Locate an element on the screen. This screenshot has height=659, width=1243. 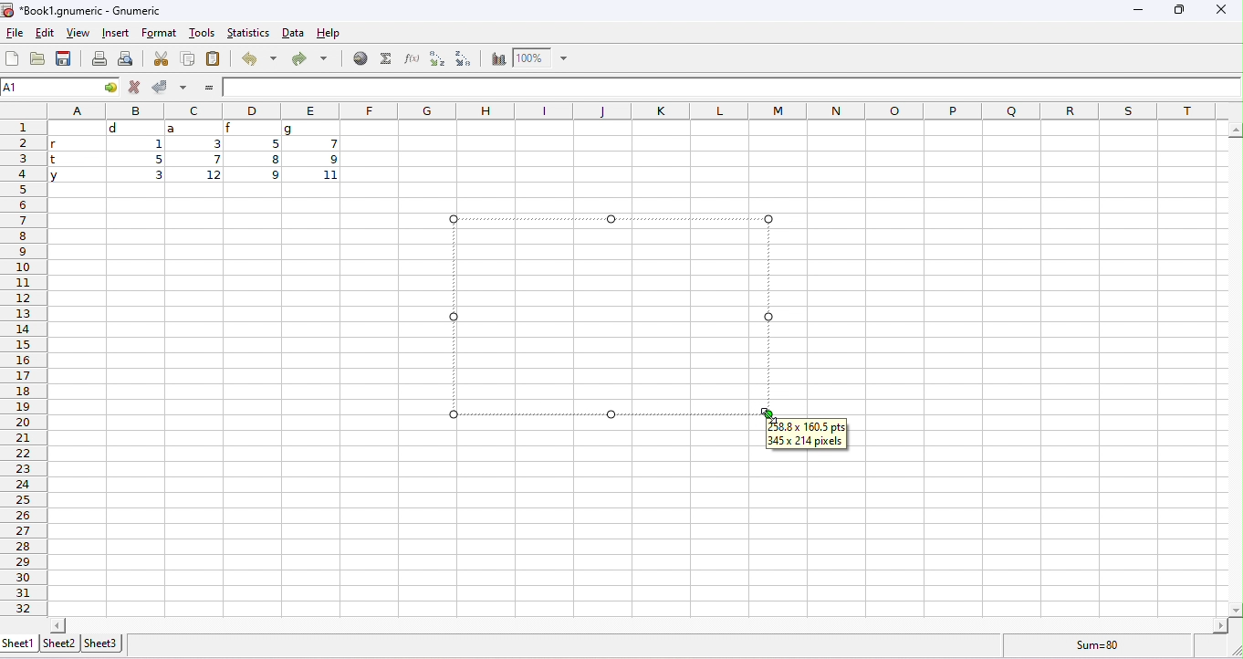
view is located at coordinates (78, 33).